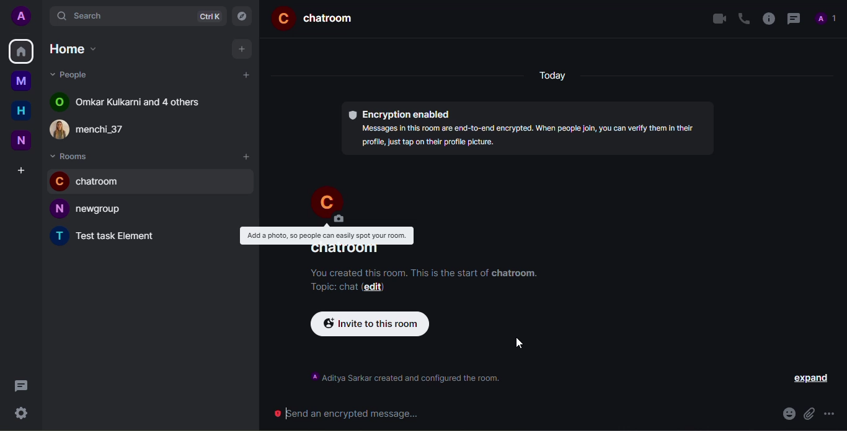 Image resolution: width=847 pixels, height=431 pixels. I want to click on add, so click(246, 75).